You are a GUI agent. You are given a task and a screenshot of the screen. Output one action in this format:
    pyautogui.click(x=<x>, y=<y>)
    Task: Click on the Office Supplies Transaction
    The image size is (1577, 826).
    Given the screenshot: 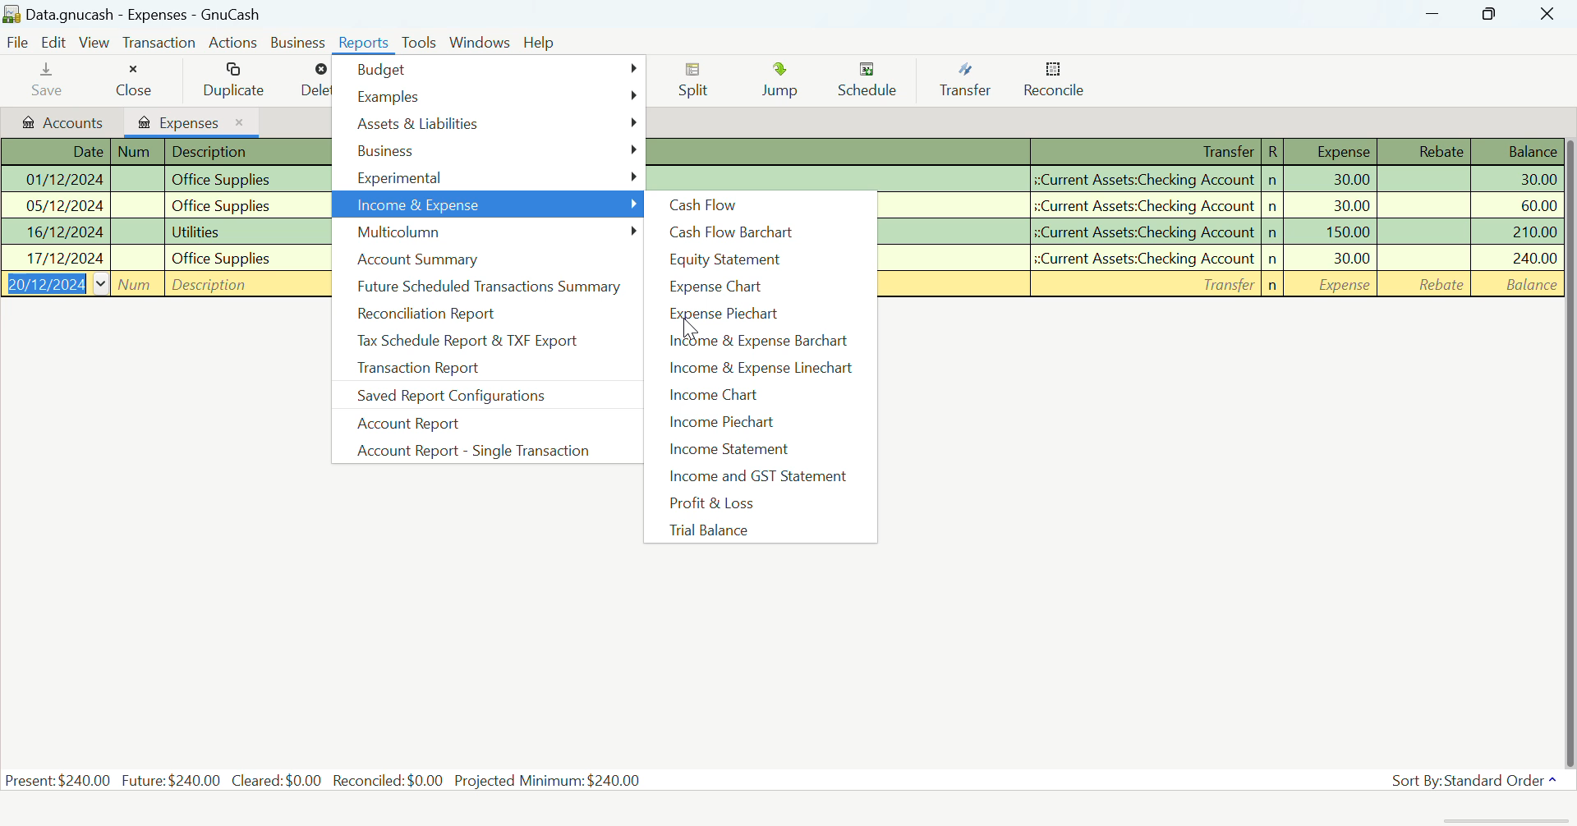 What is the action you would take?
    pyautogui.click(x=1221, y=257)
    